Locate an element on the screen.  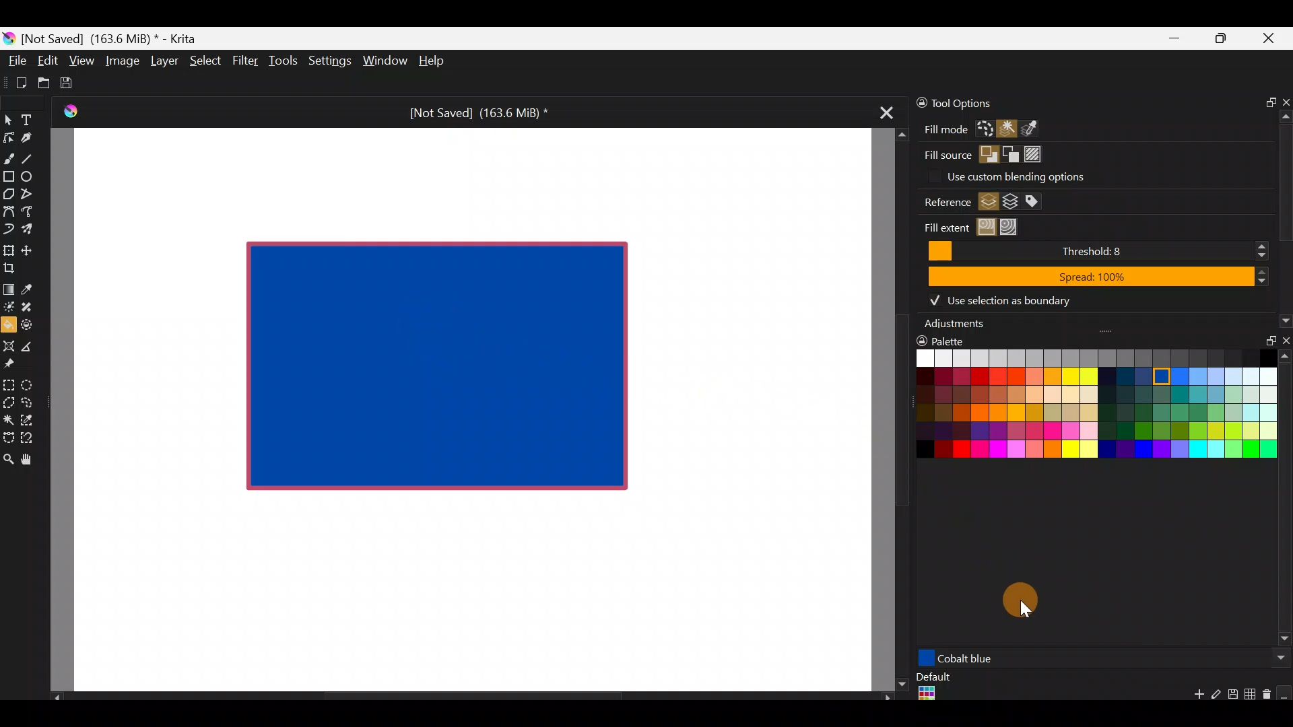
Elliptical selection tool is located at coordinates (29, 384).